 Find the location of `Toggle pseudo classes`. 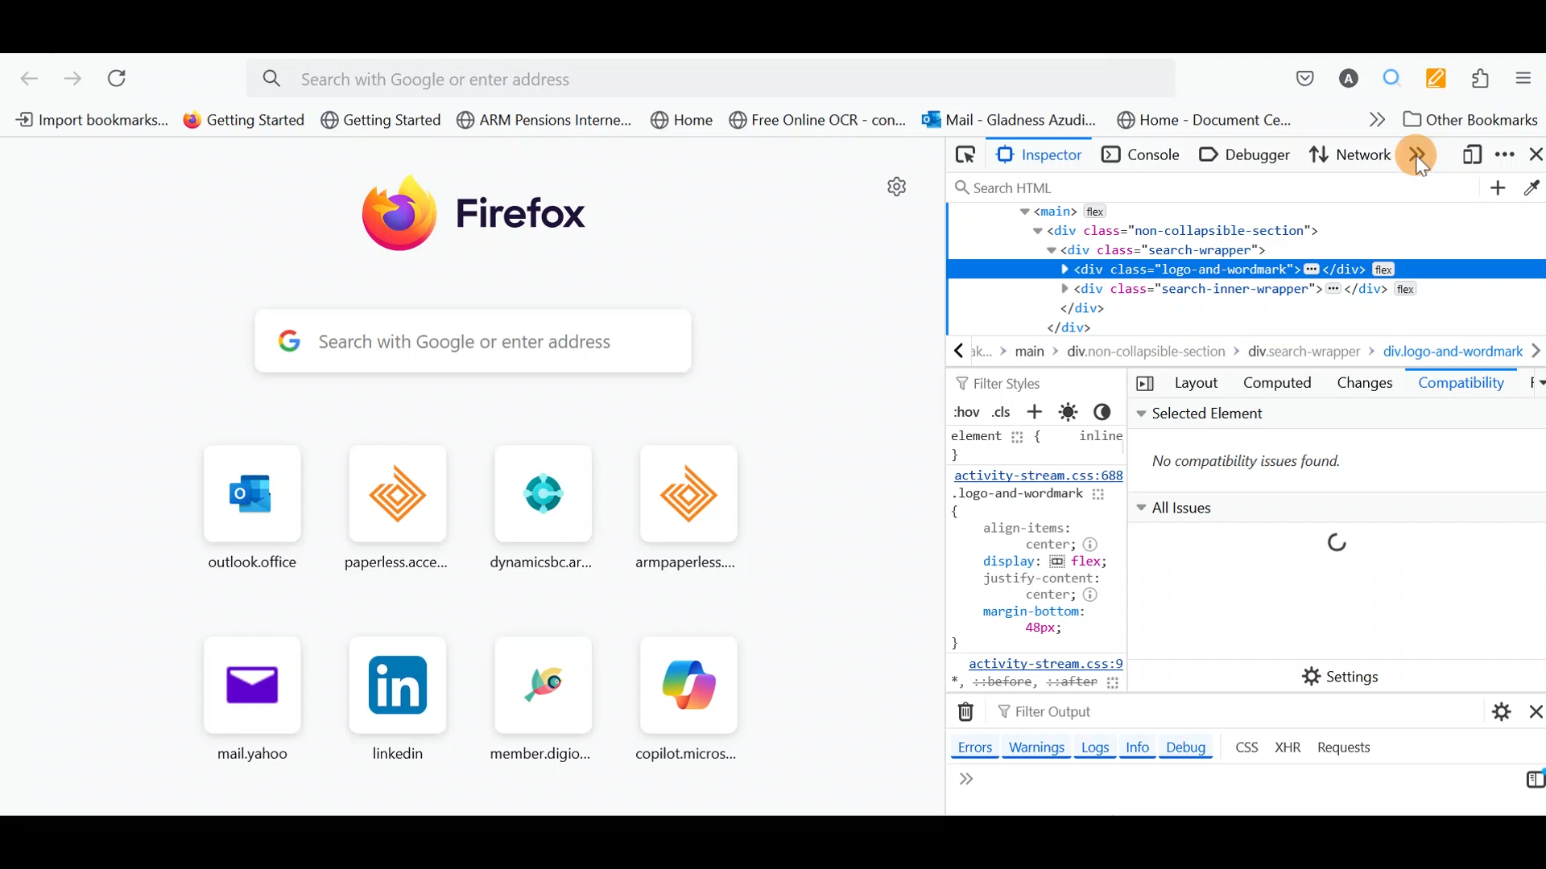

Toggle pseudo classes is located at coordinates (964, 412).